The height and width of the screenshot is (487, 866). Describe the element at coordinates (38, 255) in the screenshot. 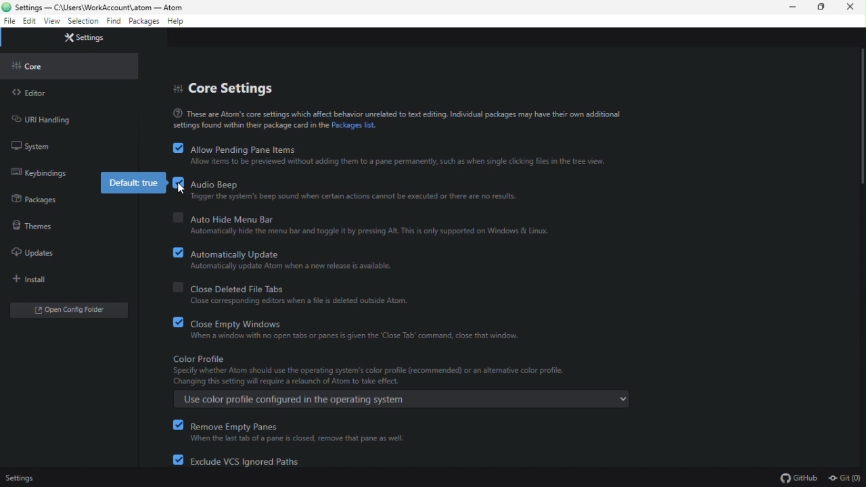

I see `uploads` at that location.